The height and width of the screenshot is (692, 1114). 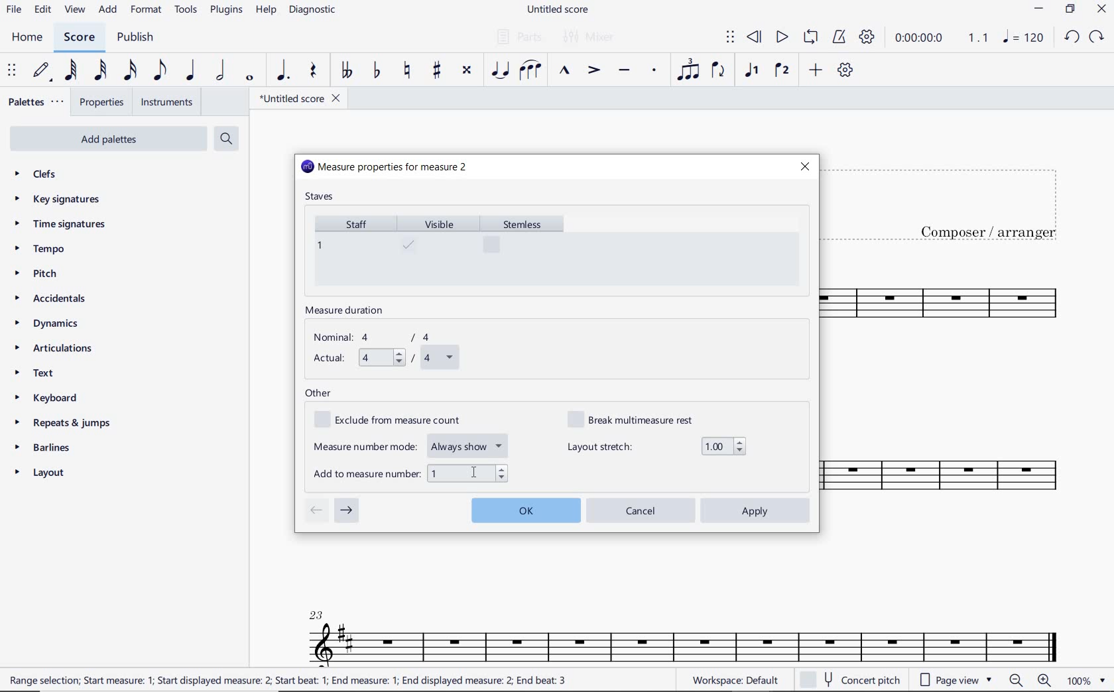 I want to click on DIAGNOSTIC, so click(x=316, y=11).